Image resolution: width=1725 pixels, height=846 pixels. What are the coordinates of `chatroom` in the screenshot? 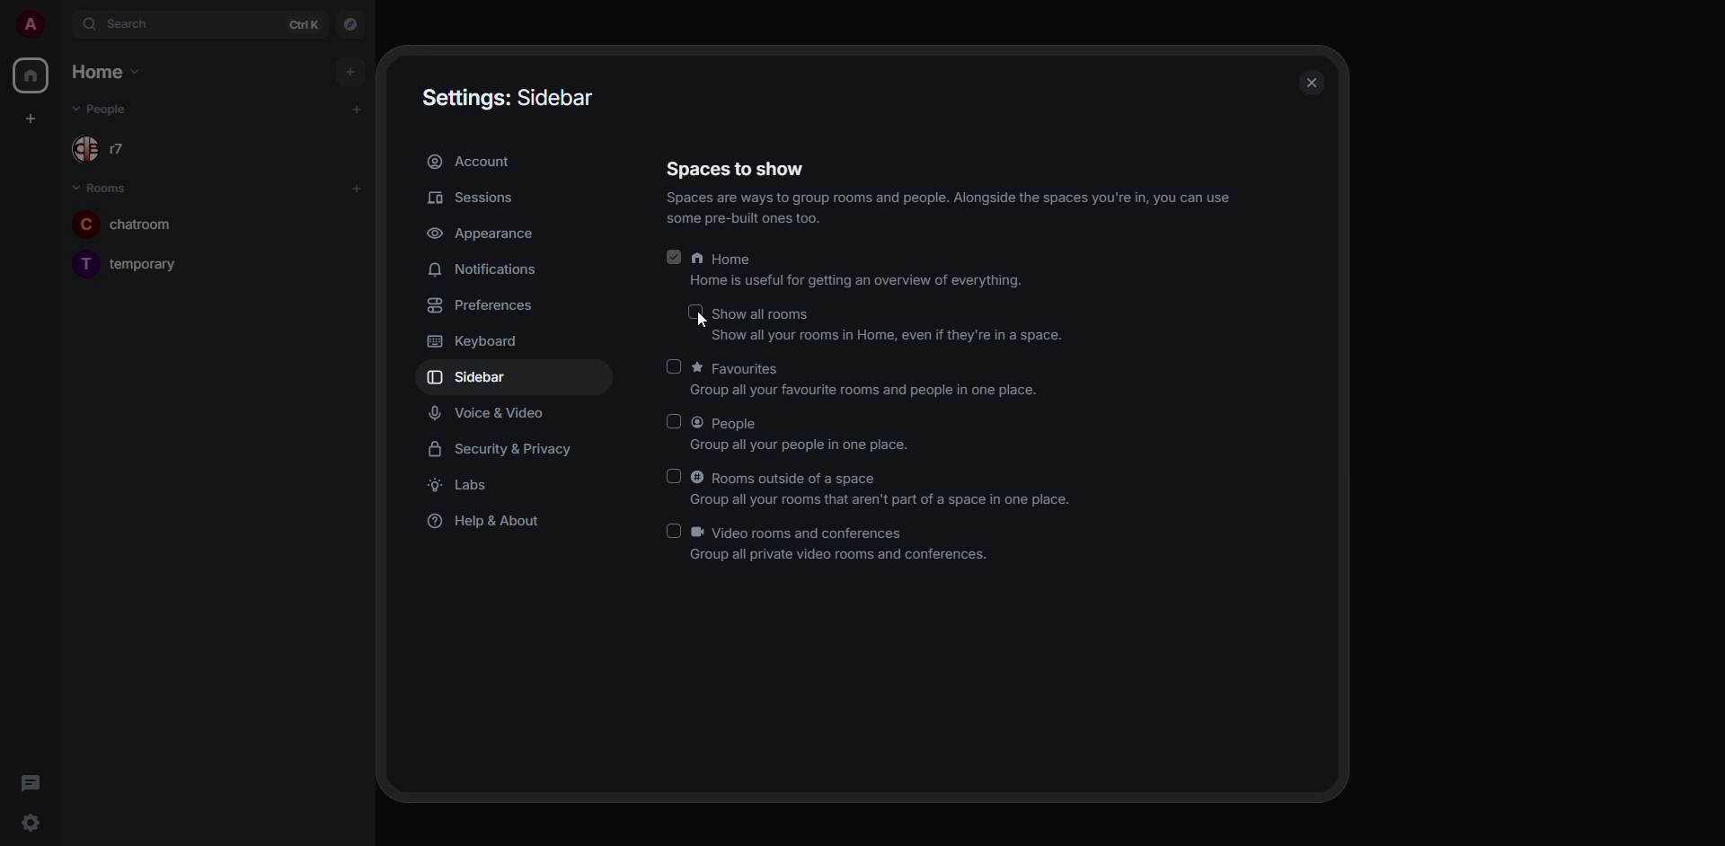 It's located at (124, 223).